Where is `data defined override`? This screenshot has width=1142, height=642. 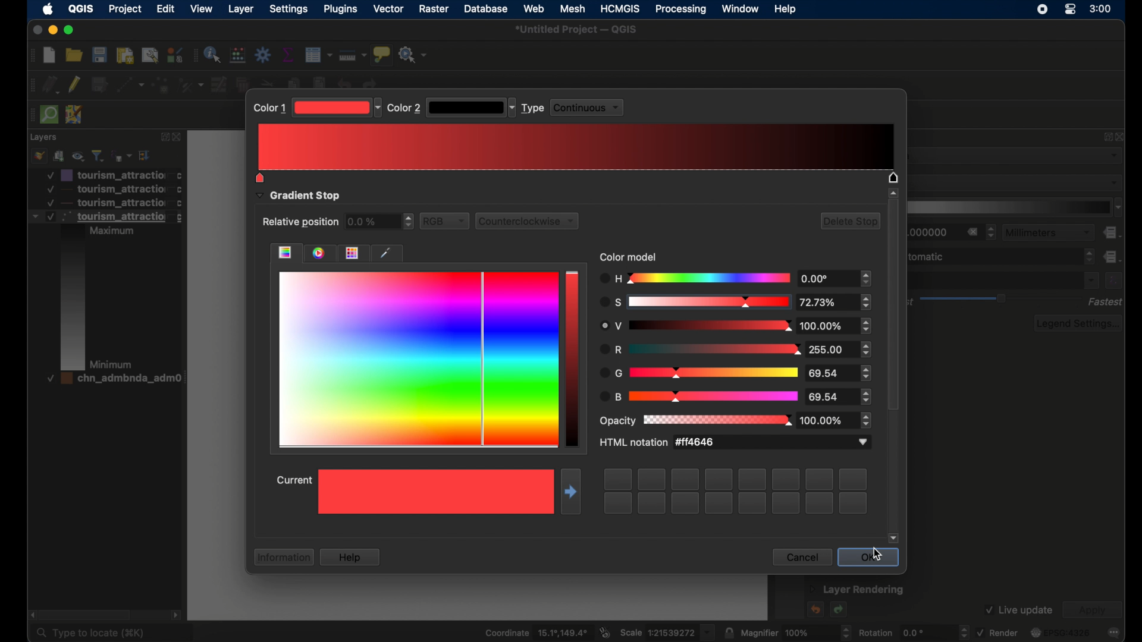
data defined override is located at coordinates (1113, 256).